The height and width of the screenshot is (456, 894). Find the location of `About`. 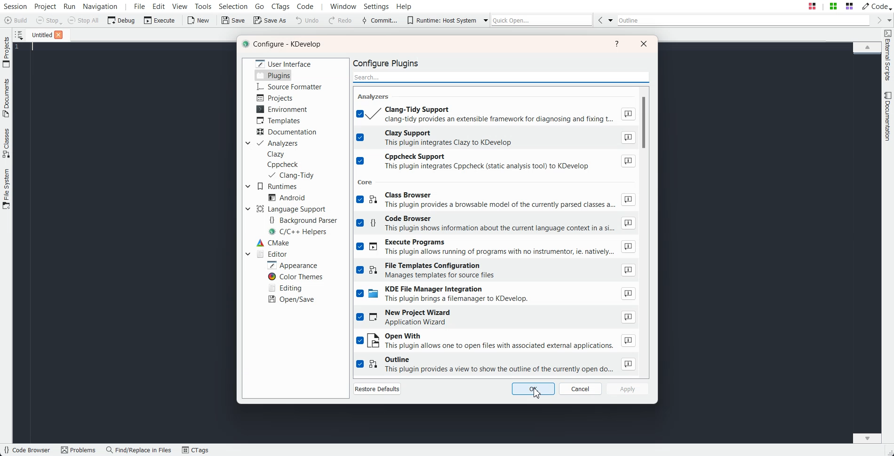

About is located at coordinates (628, 223).